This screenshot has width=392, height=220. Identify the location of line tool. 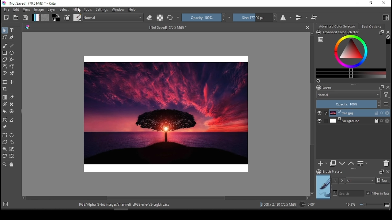
(12, 46).